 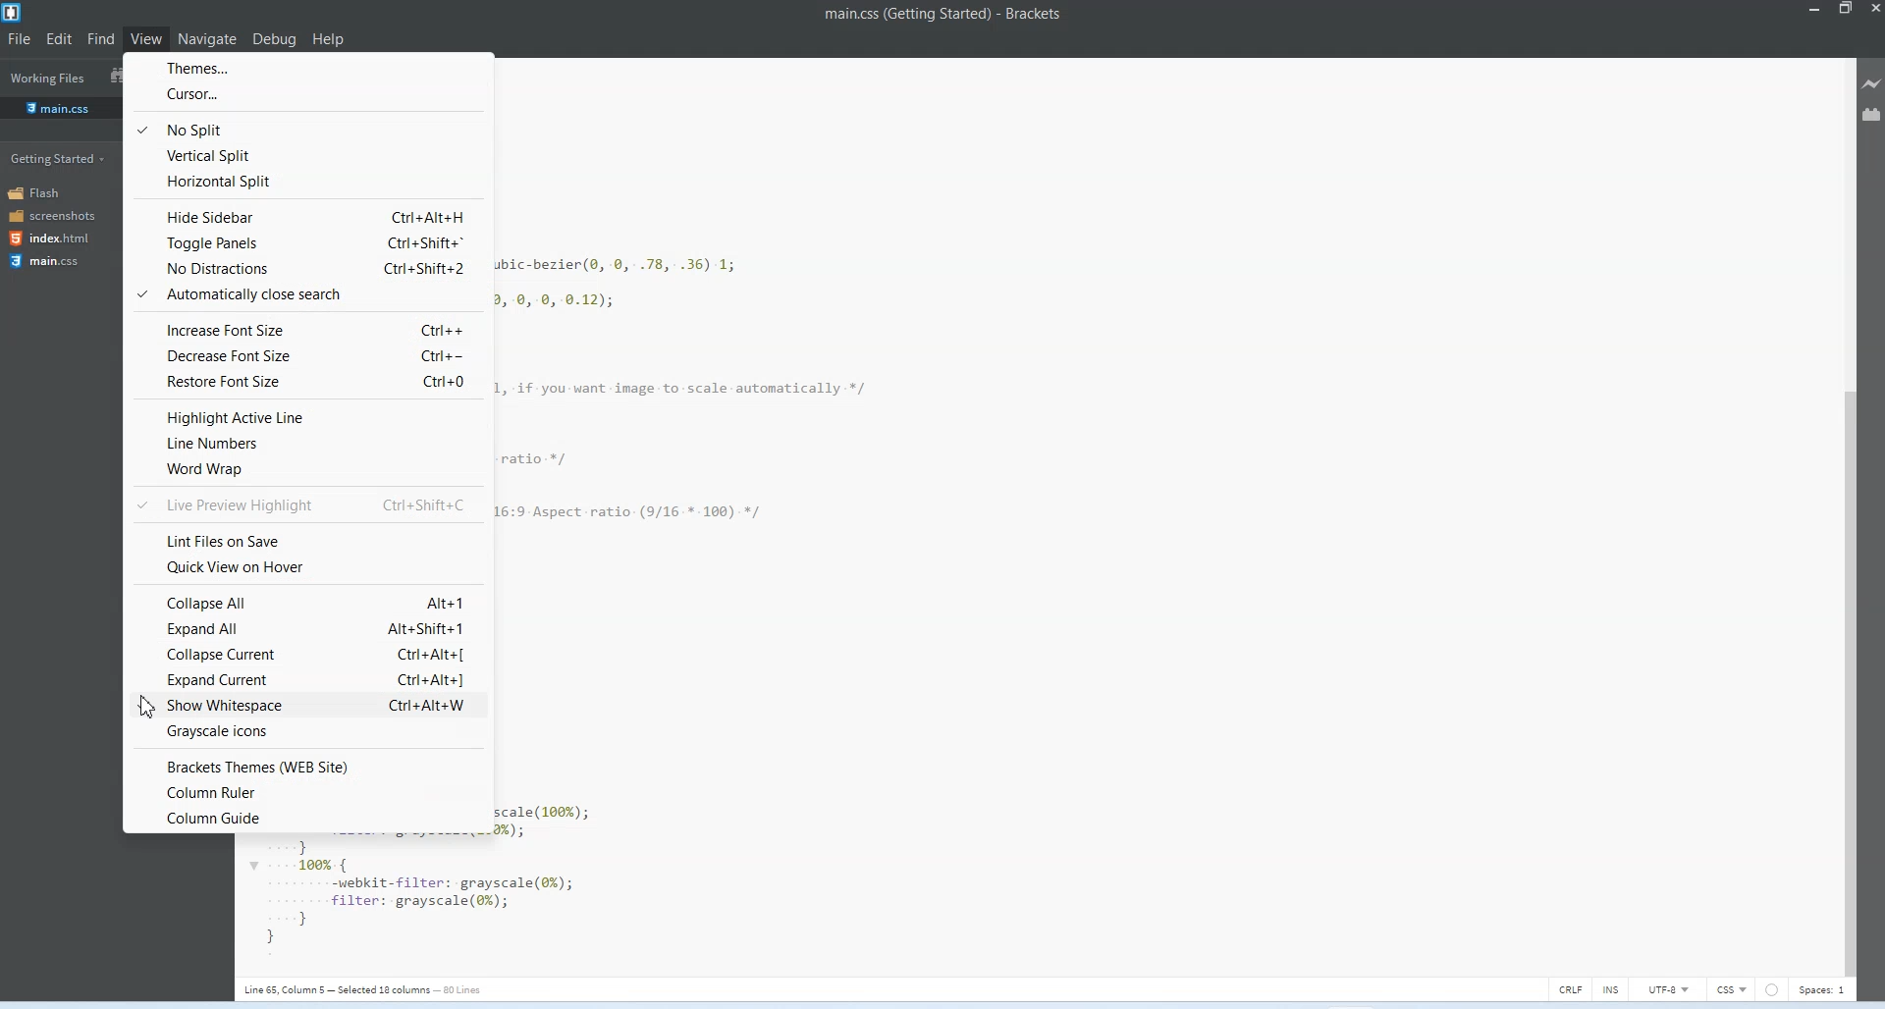 What do you see at coordinates (942, 16) in the screenshot?
I see `main.css (Getting Started) - Brackets` at bounding box center [942, 16].